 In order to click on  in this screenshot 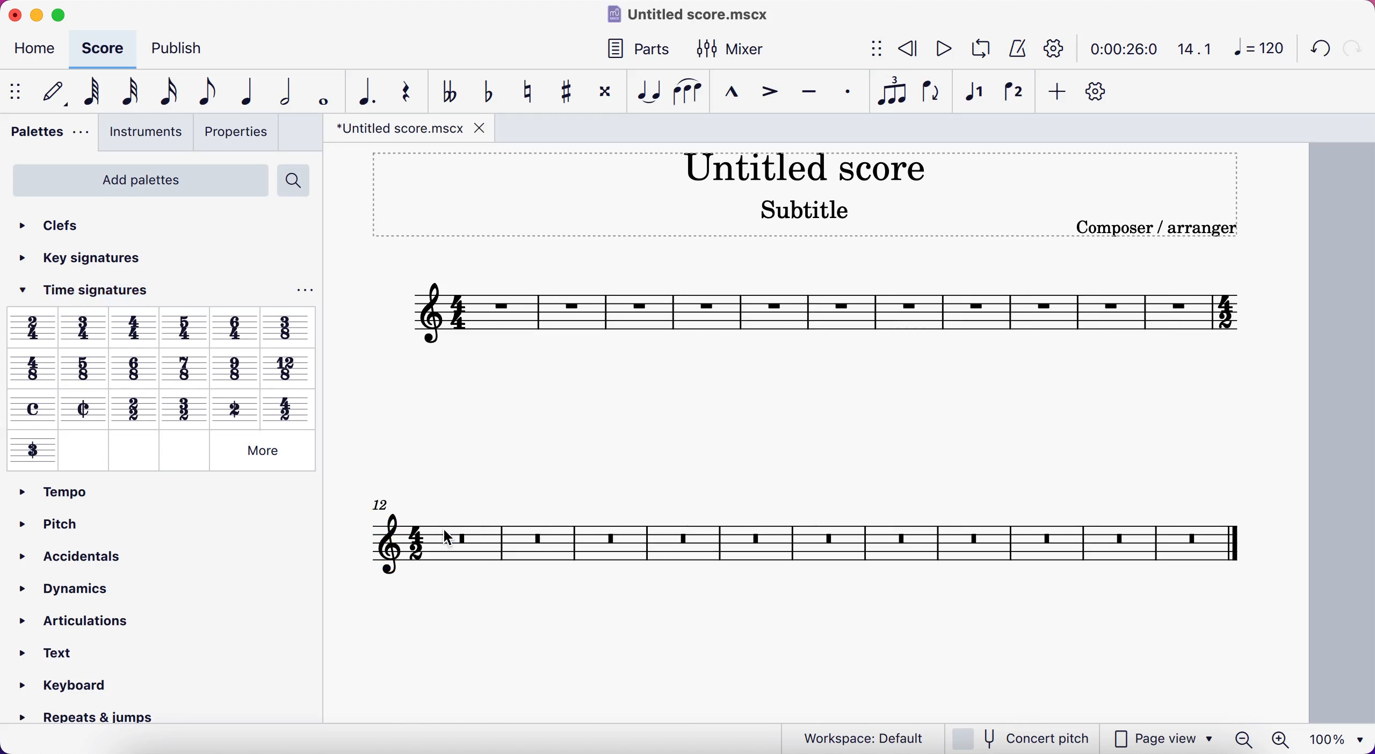, I will do `click(287, 366)`.